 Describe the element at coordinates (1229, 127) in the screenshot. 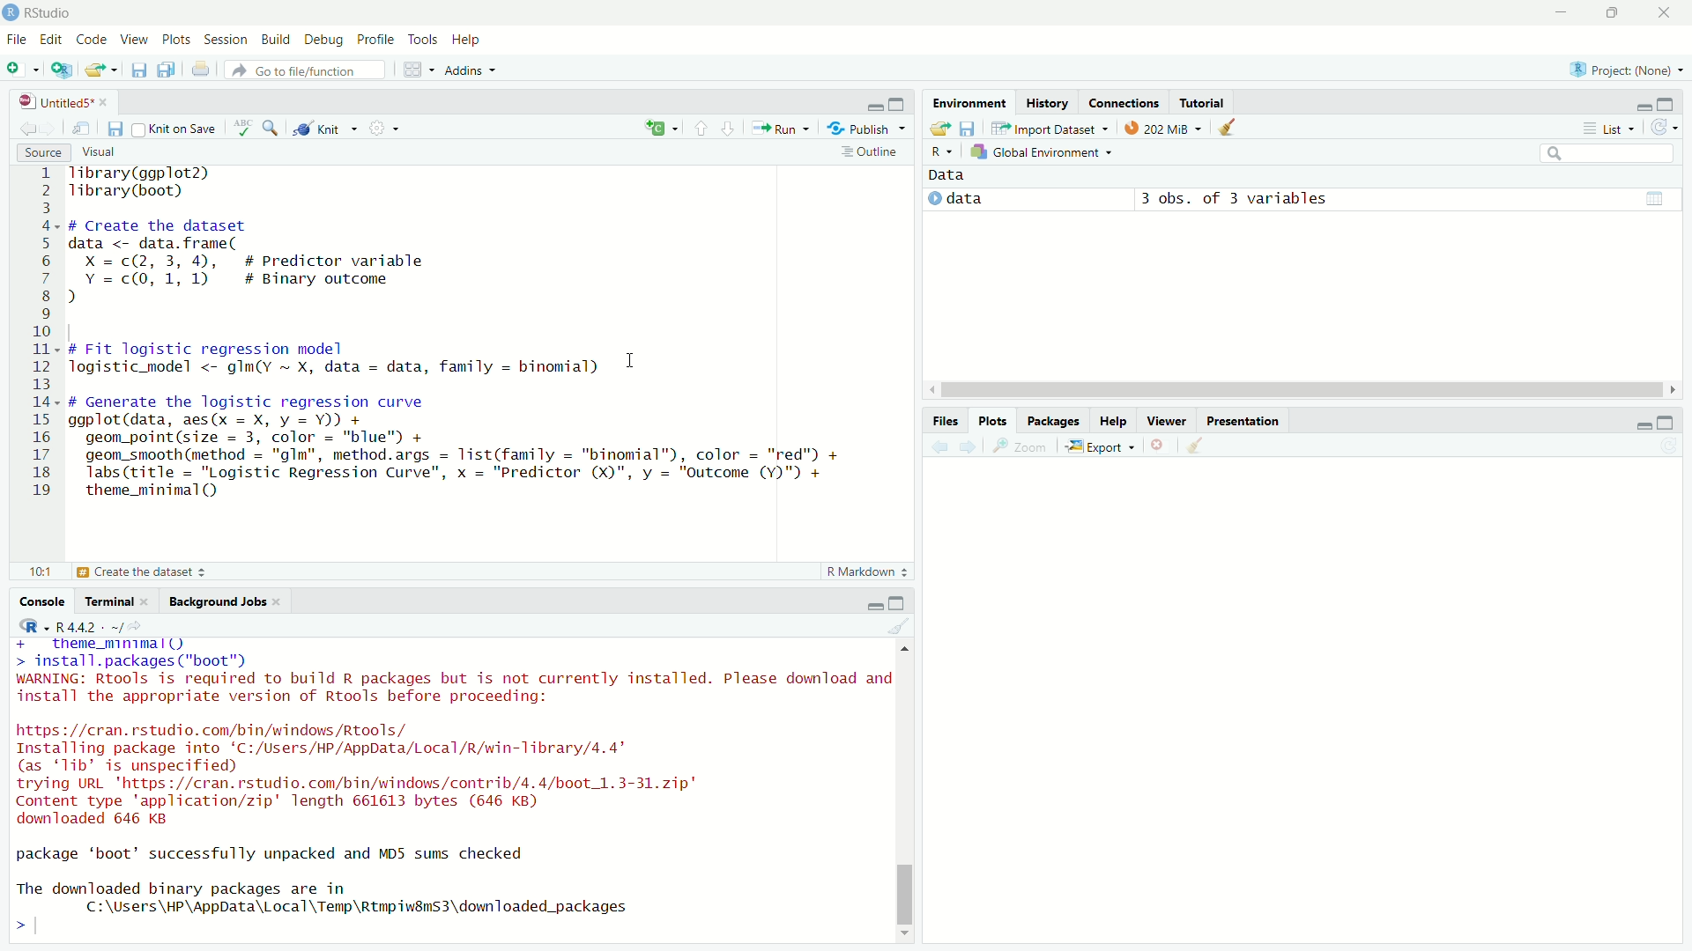

I see `Clear objects from workspace` at that location.